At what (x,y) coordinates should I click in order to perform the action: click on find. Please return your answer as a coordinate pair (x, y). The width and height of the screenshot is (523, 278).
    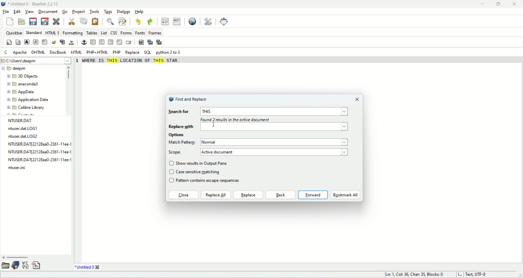
    Looking at the image, I should click on (110, 22).